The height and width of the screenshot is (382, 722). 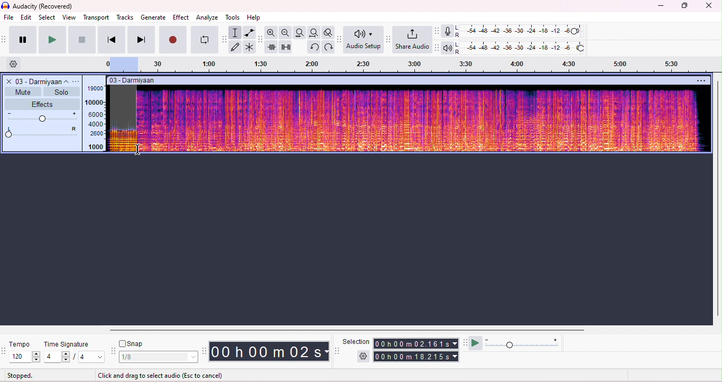 I want to click on close track, so click(x=8, y=81).